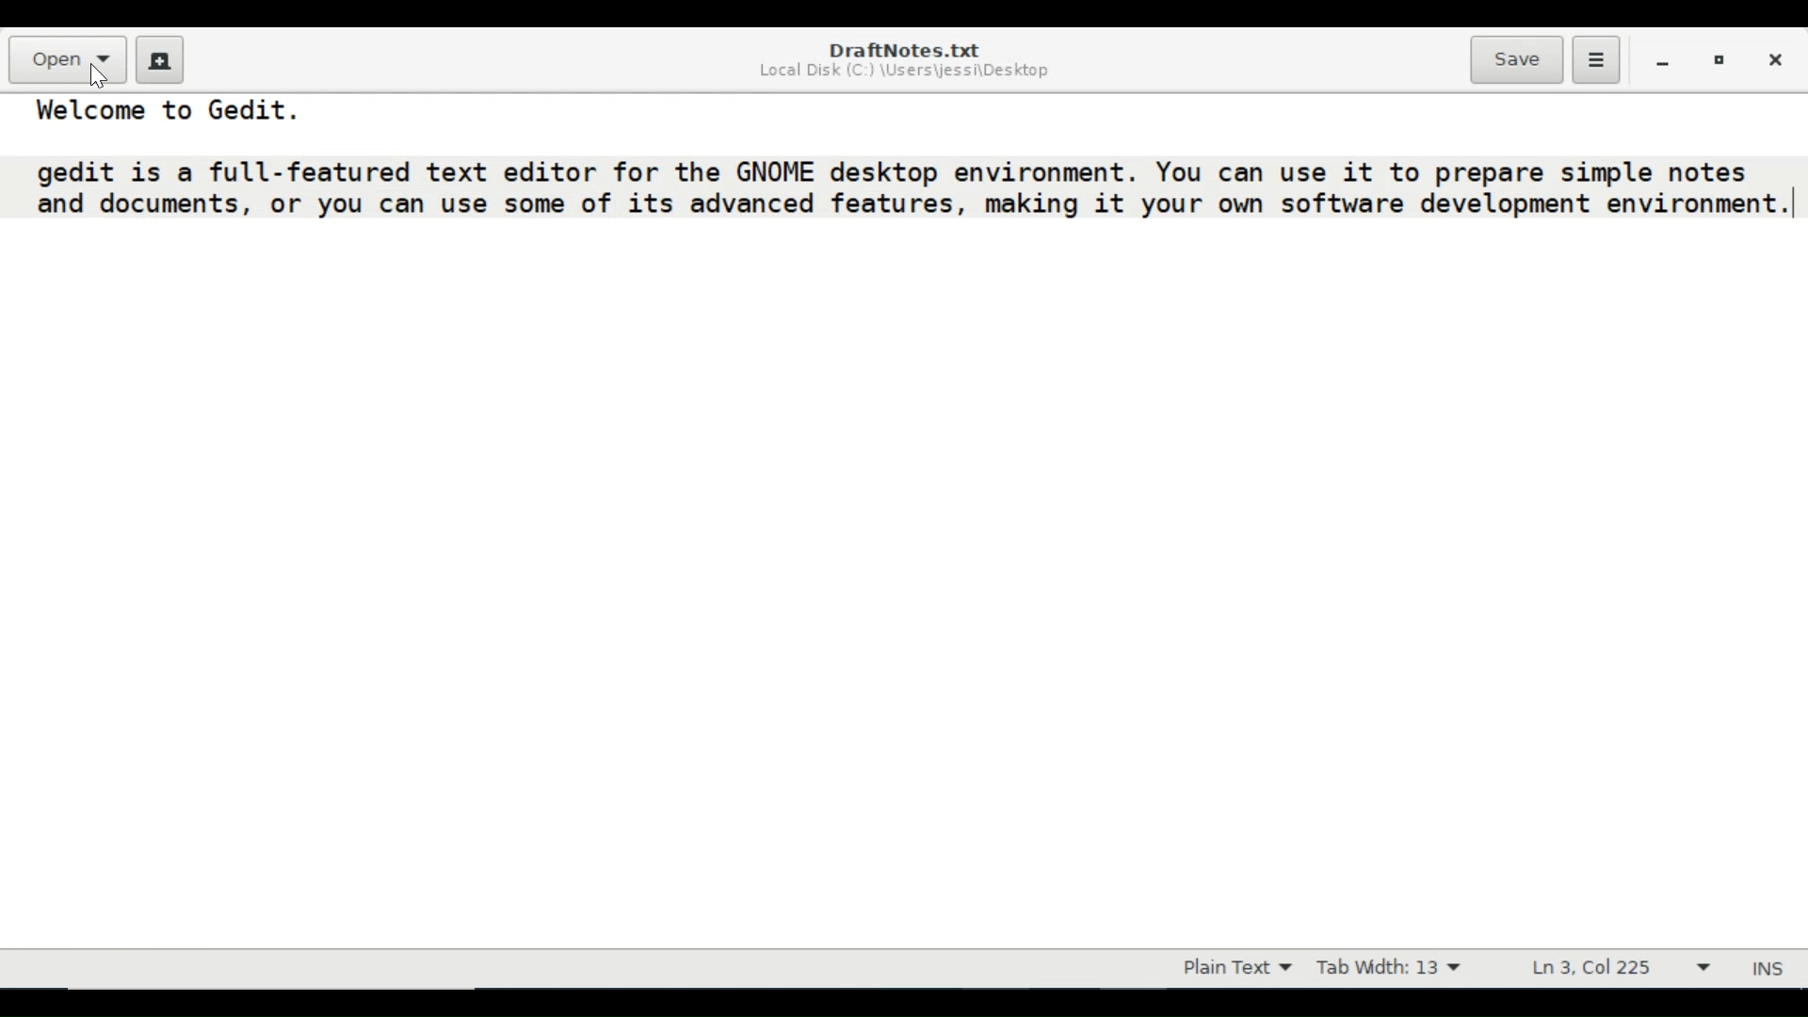 This screenshot has width=1808, height=1017. What do you see at coordinates (1624, 968) in the screenshot?
I see `line & Column` at bounding box center [1624, 968].